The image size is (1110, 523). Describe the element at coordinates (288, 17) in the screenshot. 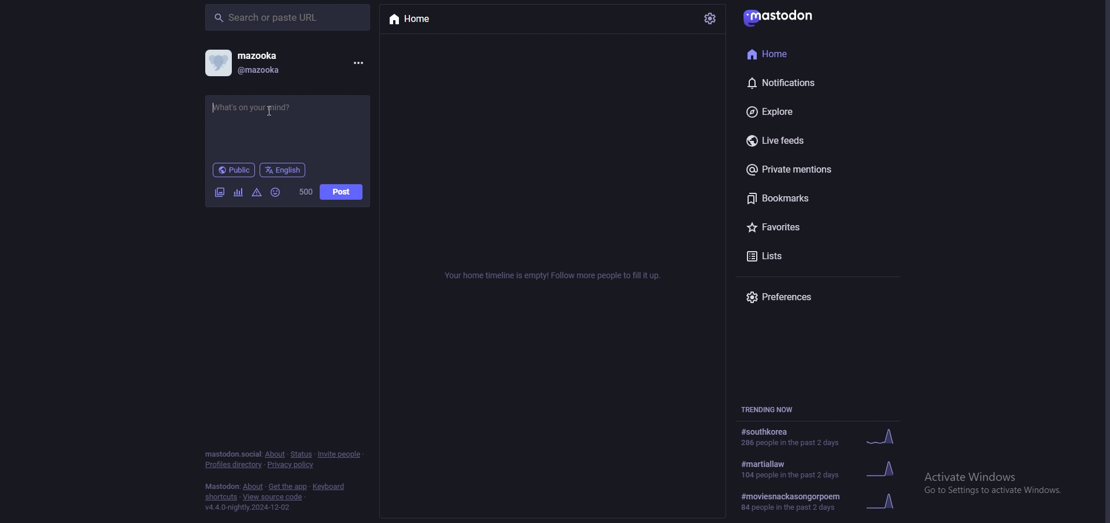

I see `search bar` at that location.